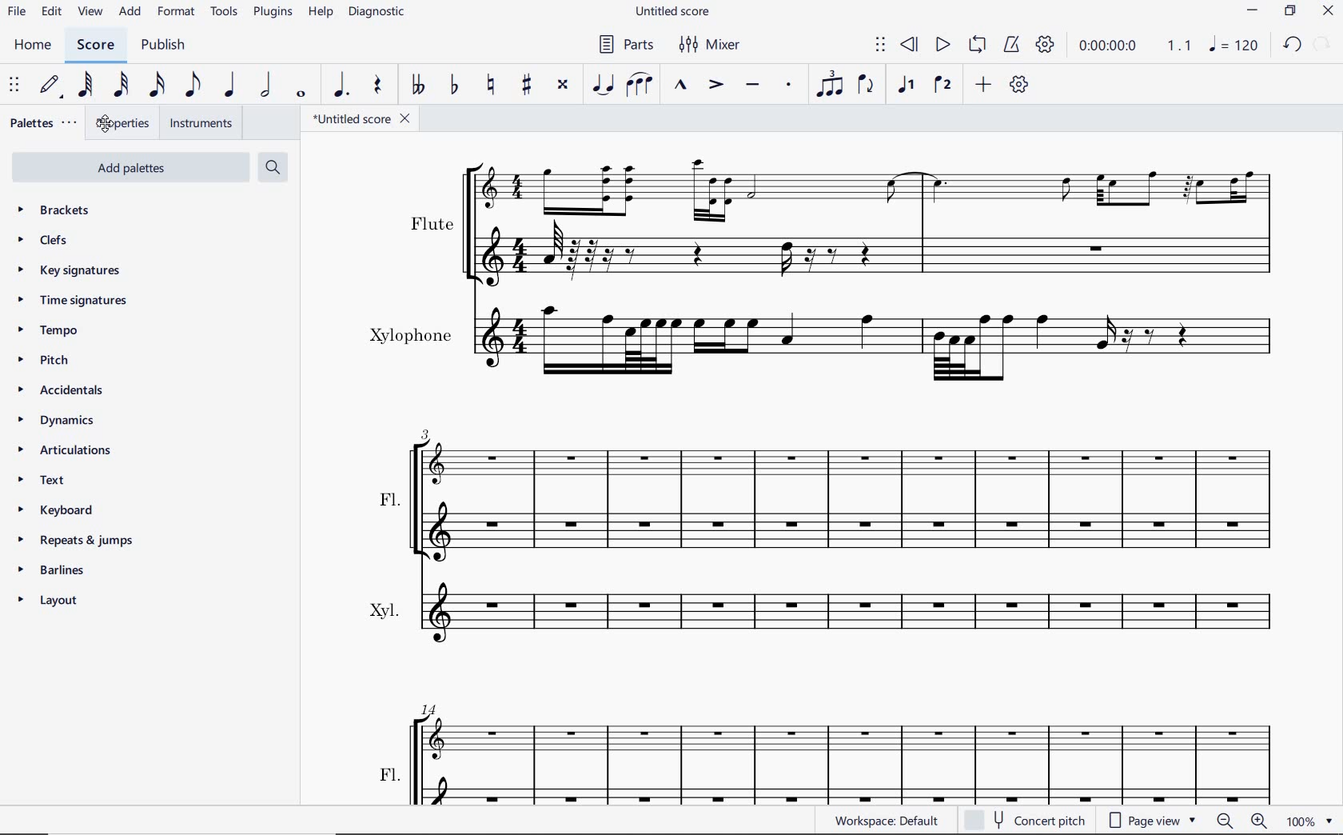 The width and height of the screenshot is (1343, 835). I want to click on page view, so click(1156, 821).